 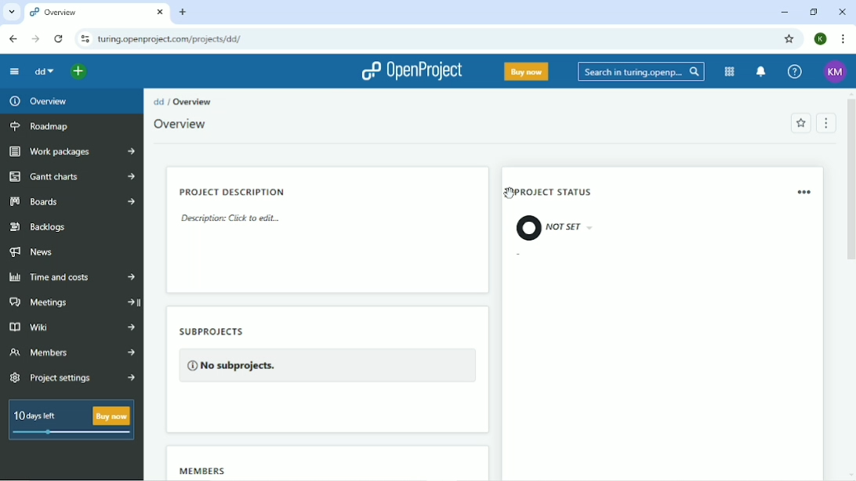 I want to click on New tab, so click(x=183, y=12).